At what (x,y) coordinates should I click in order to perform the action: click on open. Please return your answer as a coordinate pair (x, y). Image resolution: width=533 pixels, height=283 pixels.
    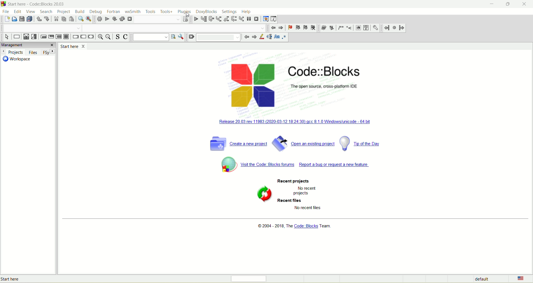
    Looking at the image, I should click on (14, 20).